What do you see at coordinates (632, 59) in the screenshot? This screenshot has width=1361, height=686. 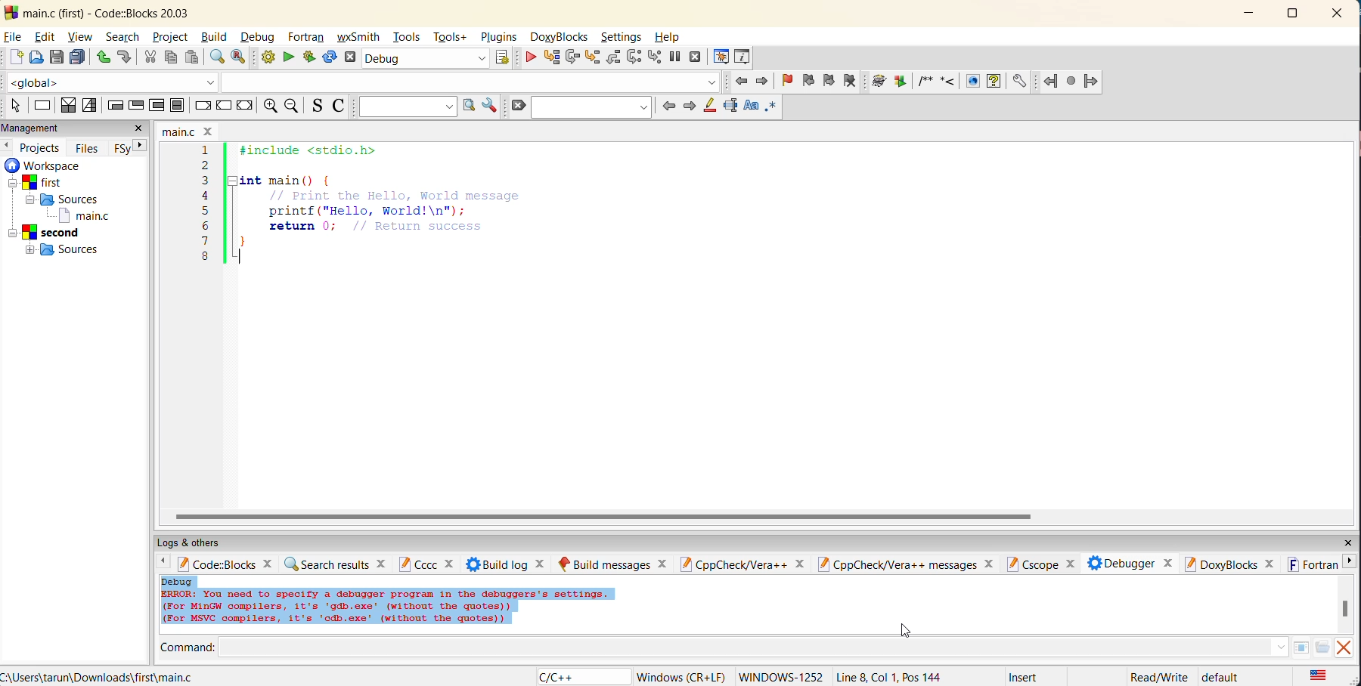 I see `next instruction` at bounding box center [632, 59].